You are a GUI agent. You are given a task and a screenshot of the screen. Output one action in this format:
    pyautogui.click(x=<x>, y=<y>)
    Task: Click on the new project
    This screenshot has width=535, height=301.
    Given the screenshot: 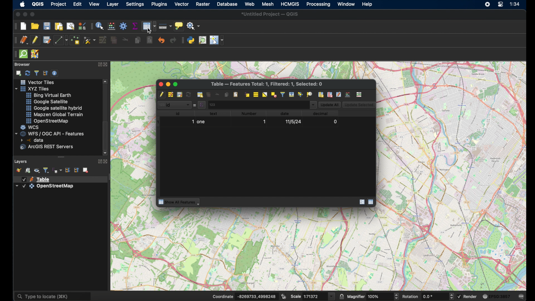 What is the action you would take?
    pyautogui.click(x=23, y=26)
    